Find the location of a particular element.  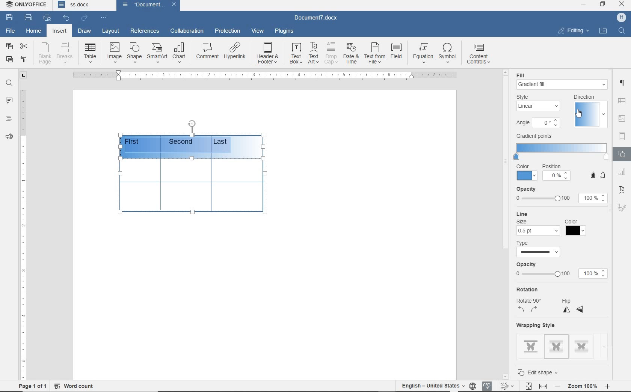

ruler is located at coordinates (264, 75).